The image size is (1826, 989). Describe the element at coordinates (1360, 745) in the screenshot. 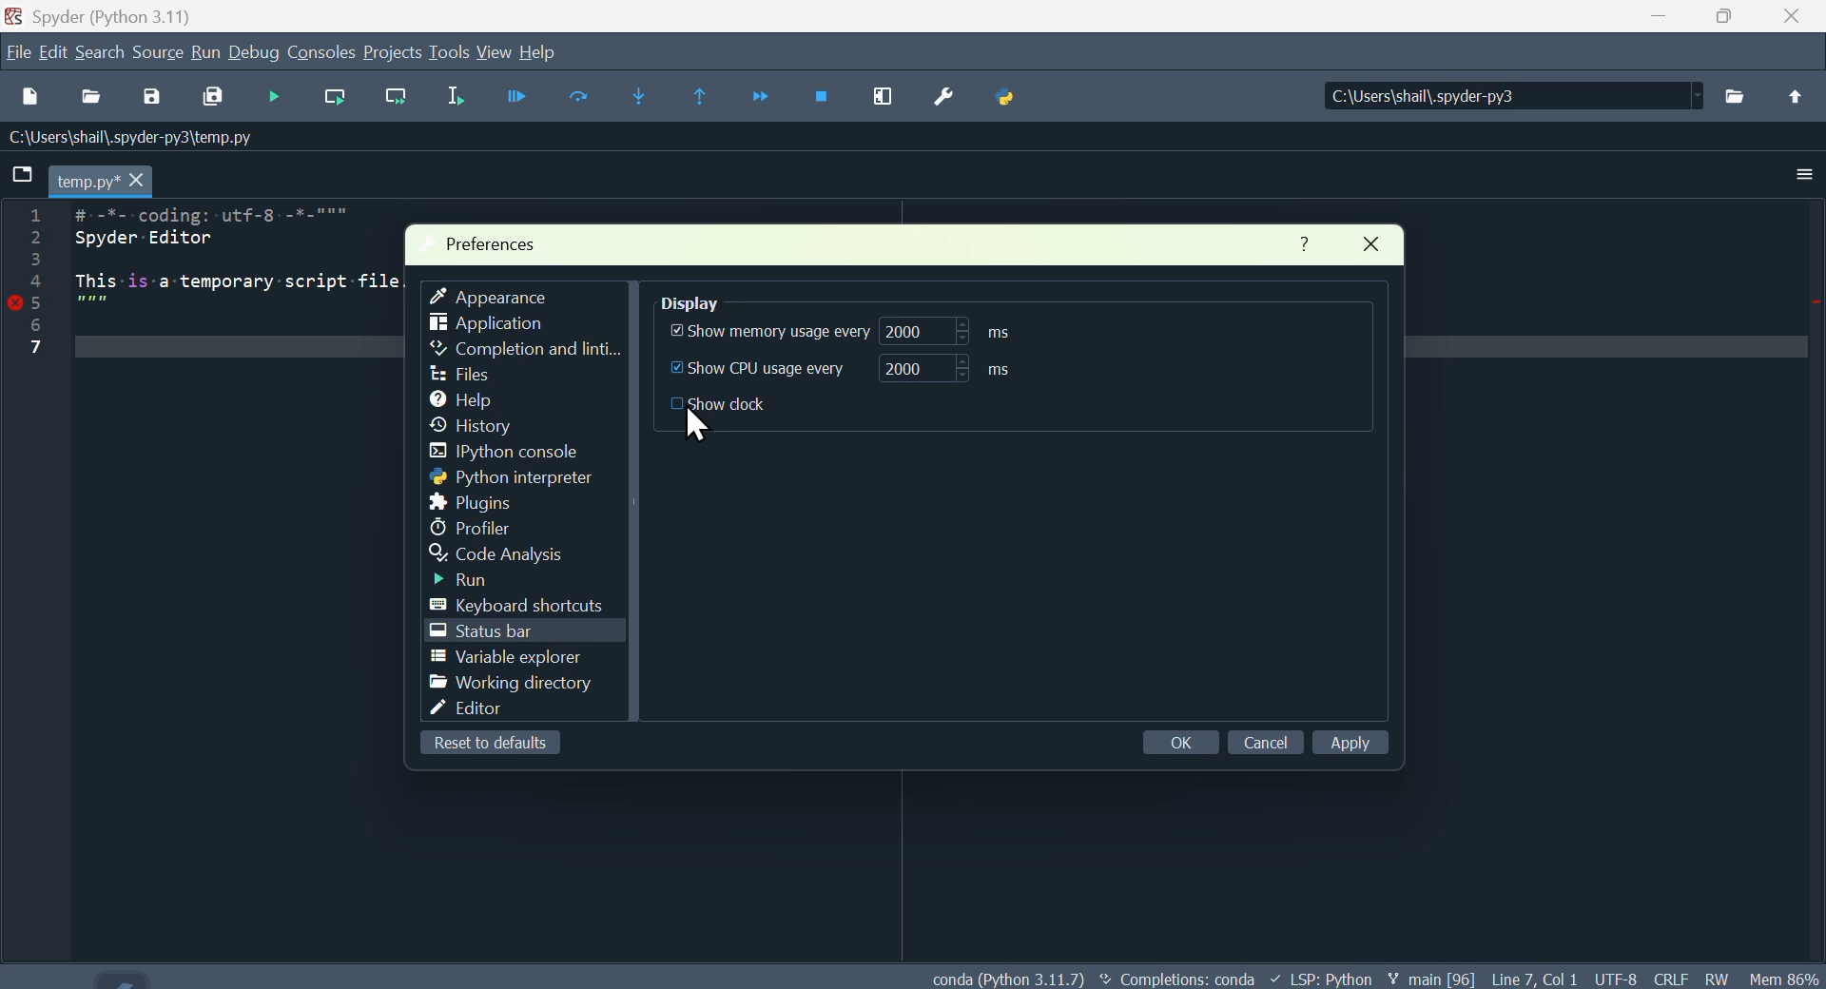

I see `Apply` at that location.